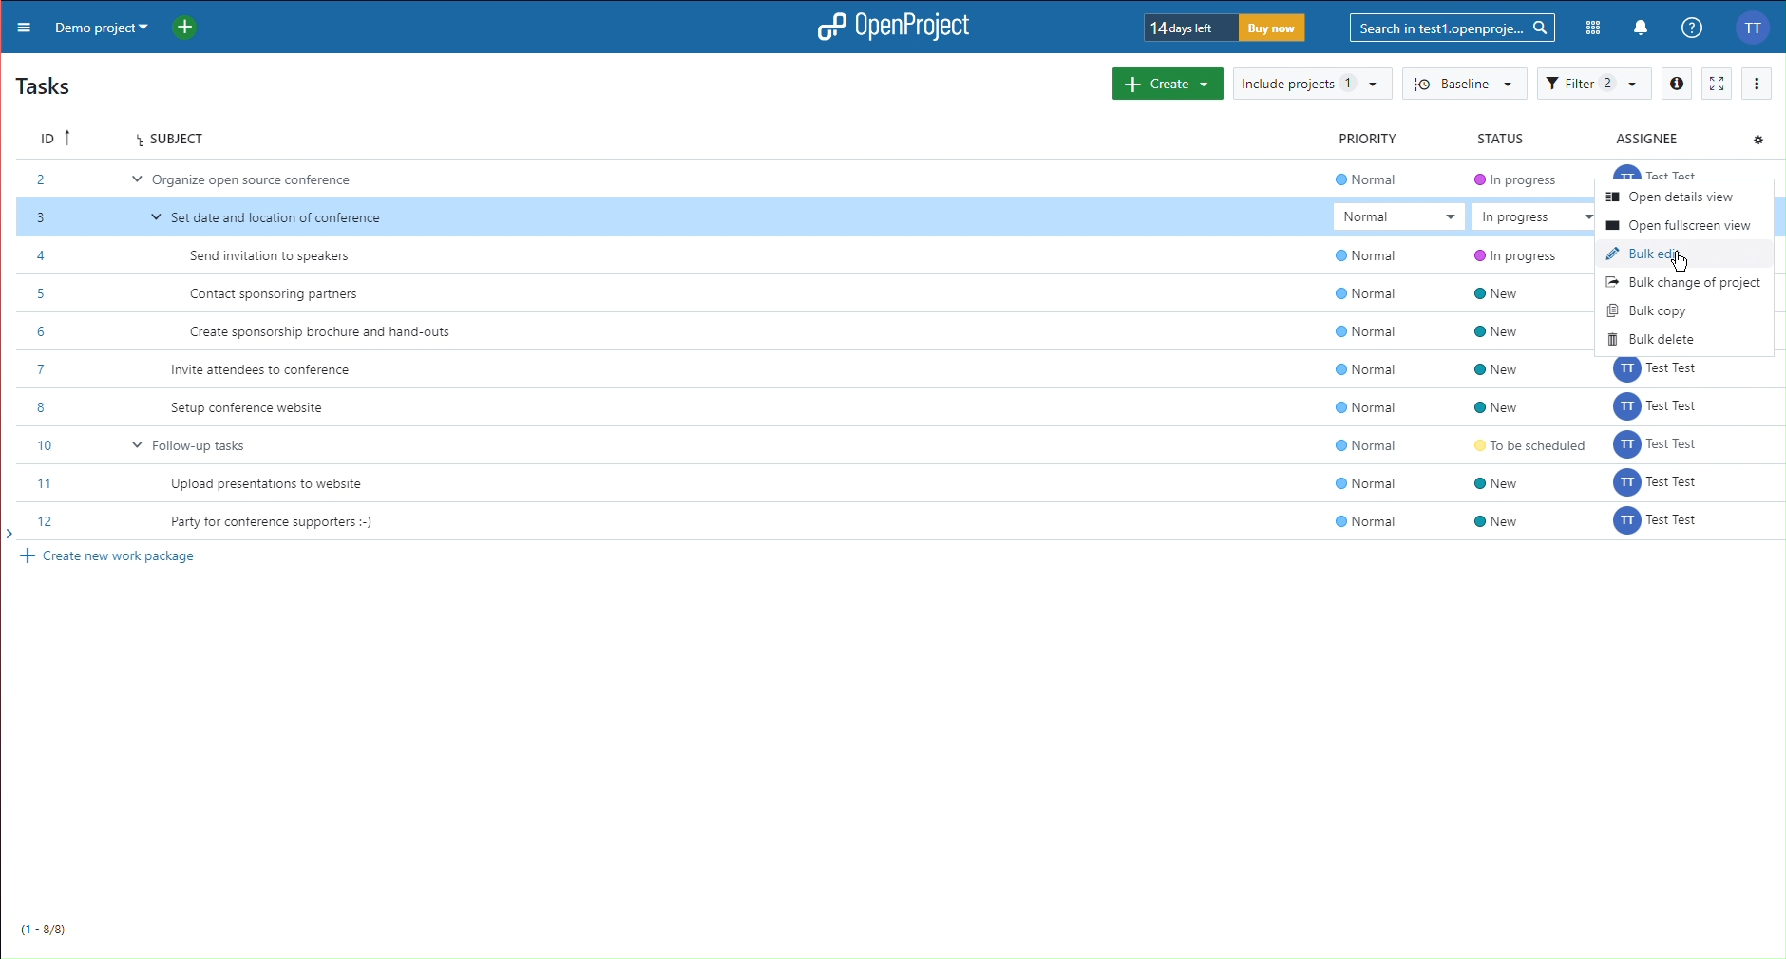  Describe the element at coordinates (1462, 85) in the screenshot. I see `Baseline` at that location.